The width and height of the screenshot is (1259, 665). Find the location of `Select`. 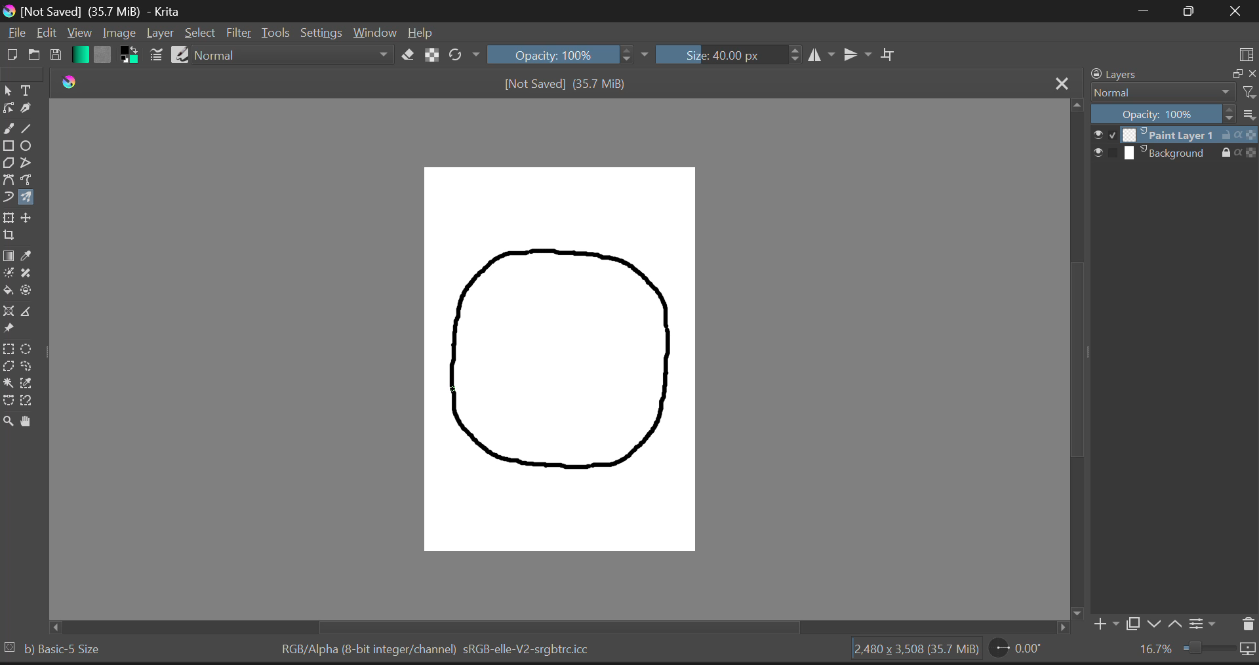

Select is located at coordinates (8, 91).